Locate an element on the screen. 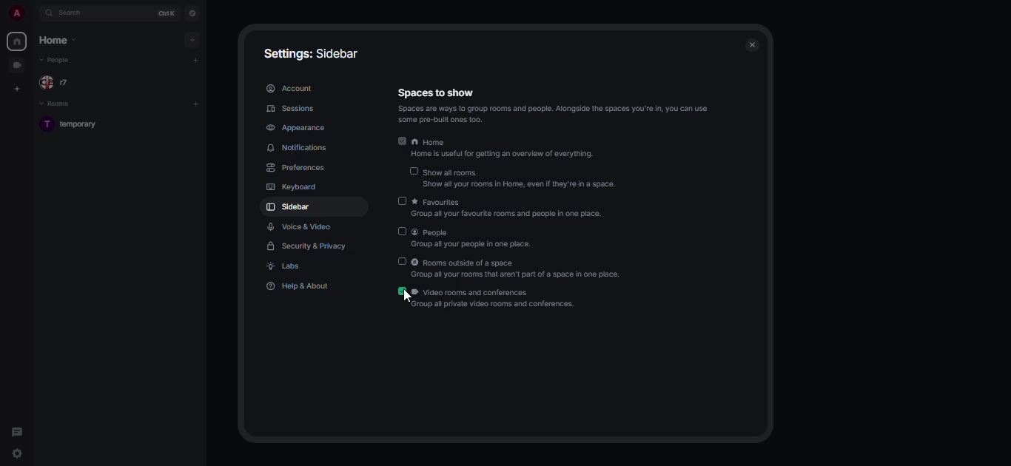  profile is located at coordinates (13, 12).